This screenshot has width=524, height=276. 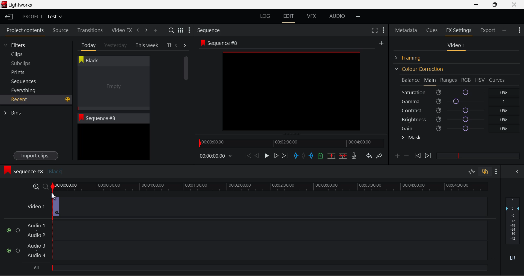 I want to click on Mark In, so click(x=296, y=156).